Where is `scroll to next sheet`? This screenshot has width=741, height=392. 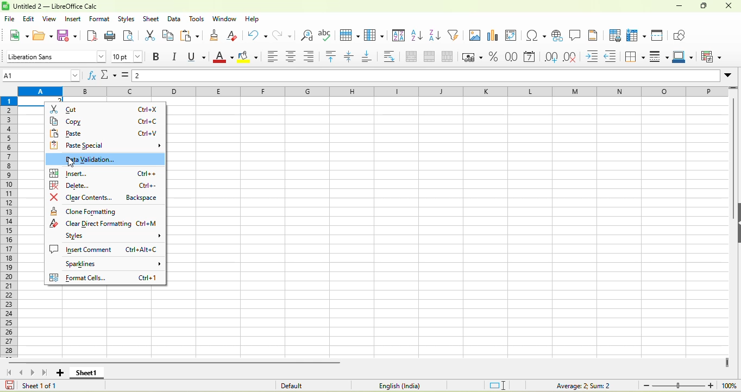 scroll to next sheet is located at coordinates (35, 372).